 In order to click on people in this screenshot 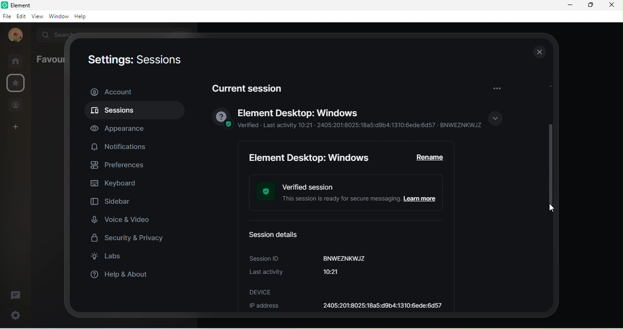, I will do `click(16, 106)`.